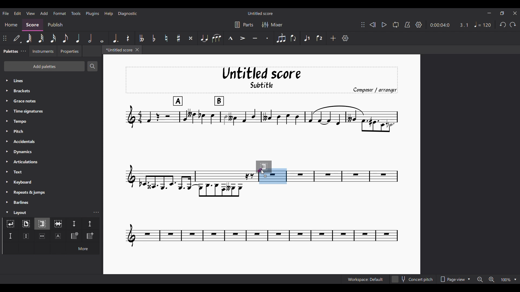  What do you see at coordinates (17, 38) in the screenshot?
I see `Default` at bounding box center [17, 38].